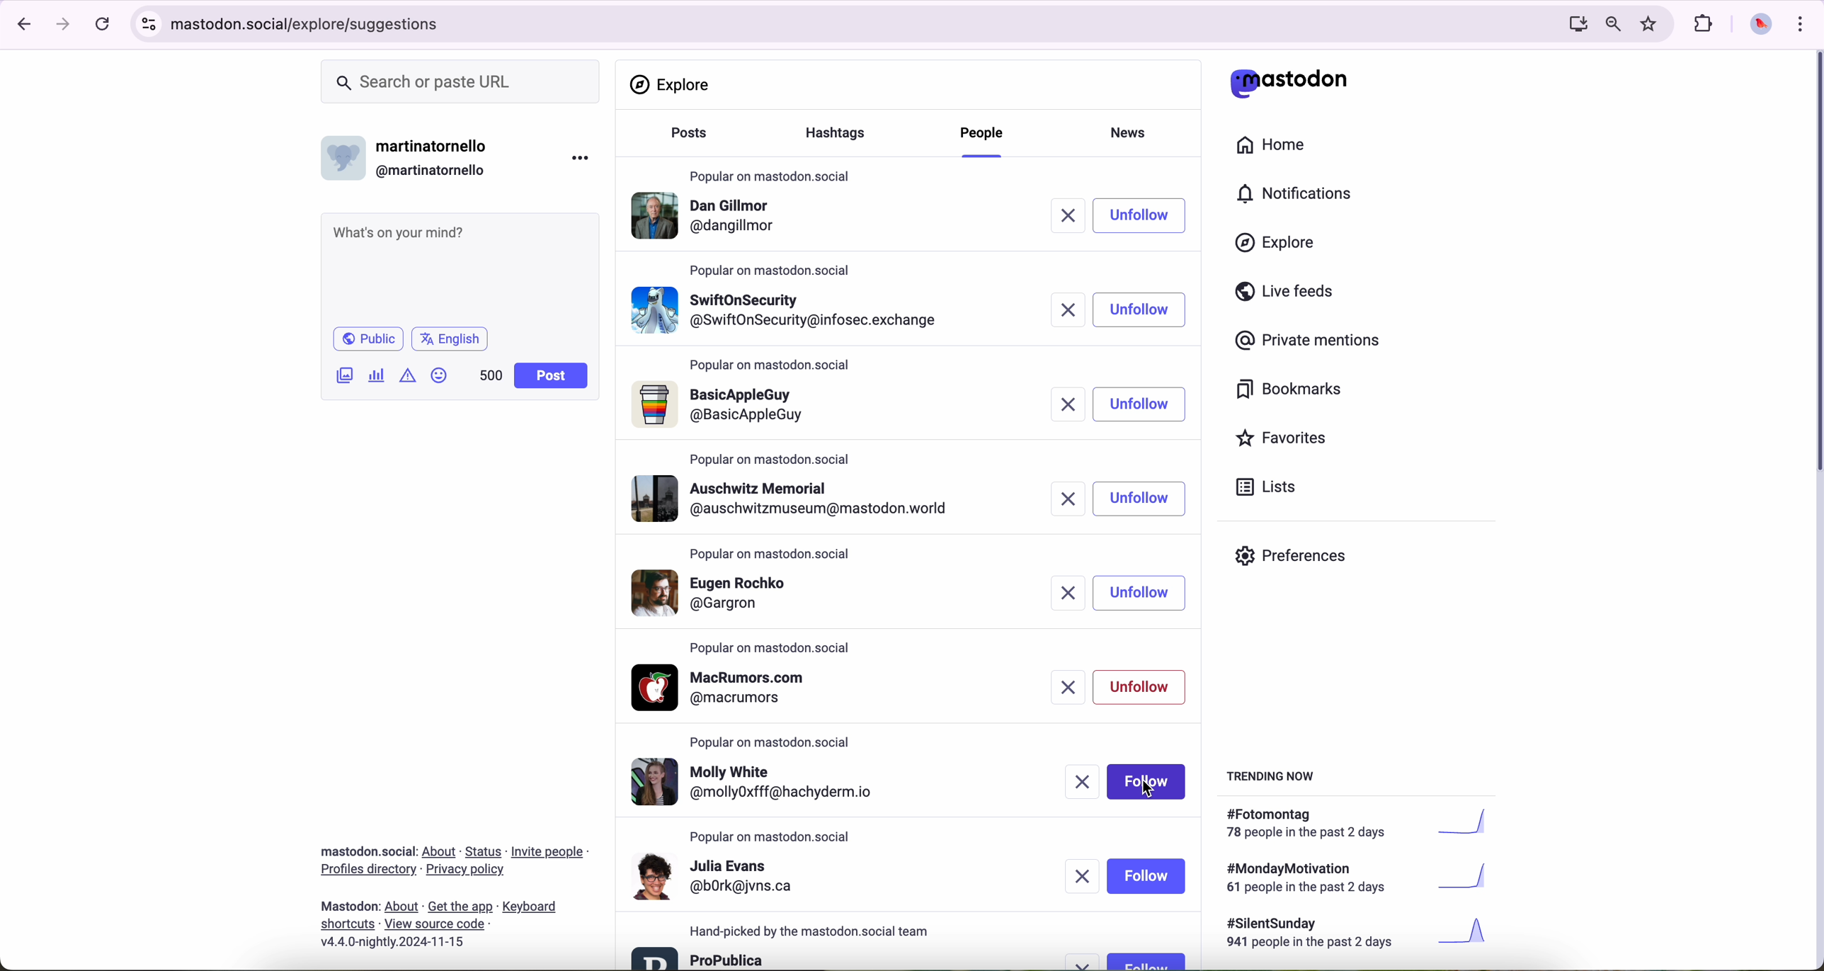  I want to click on profile, so click(725, 406).